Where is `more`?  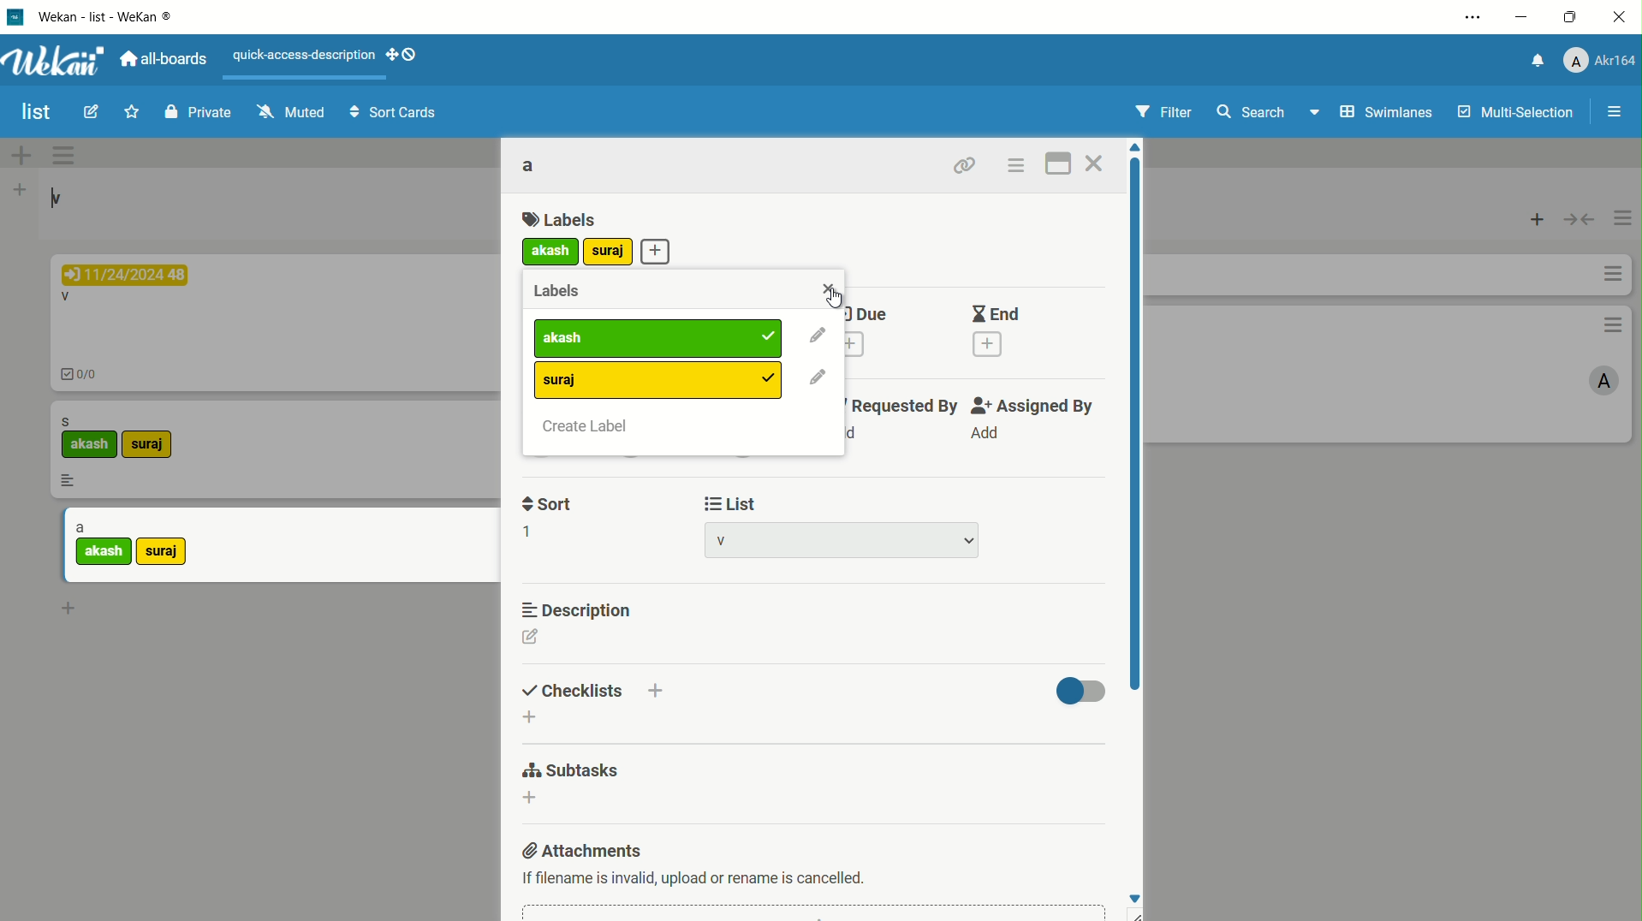 more is located at coordinates (1610, 274).